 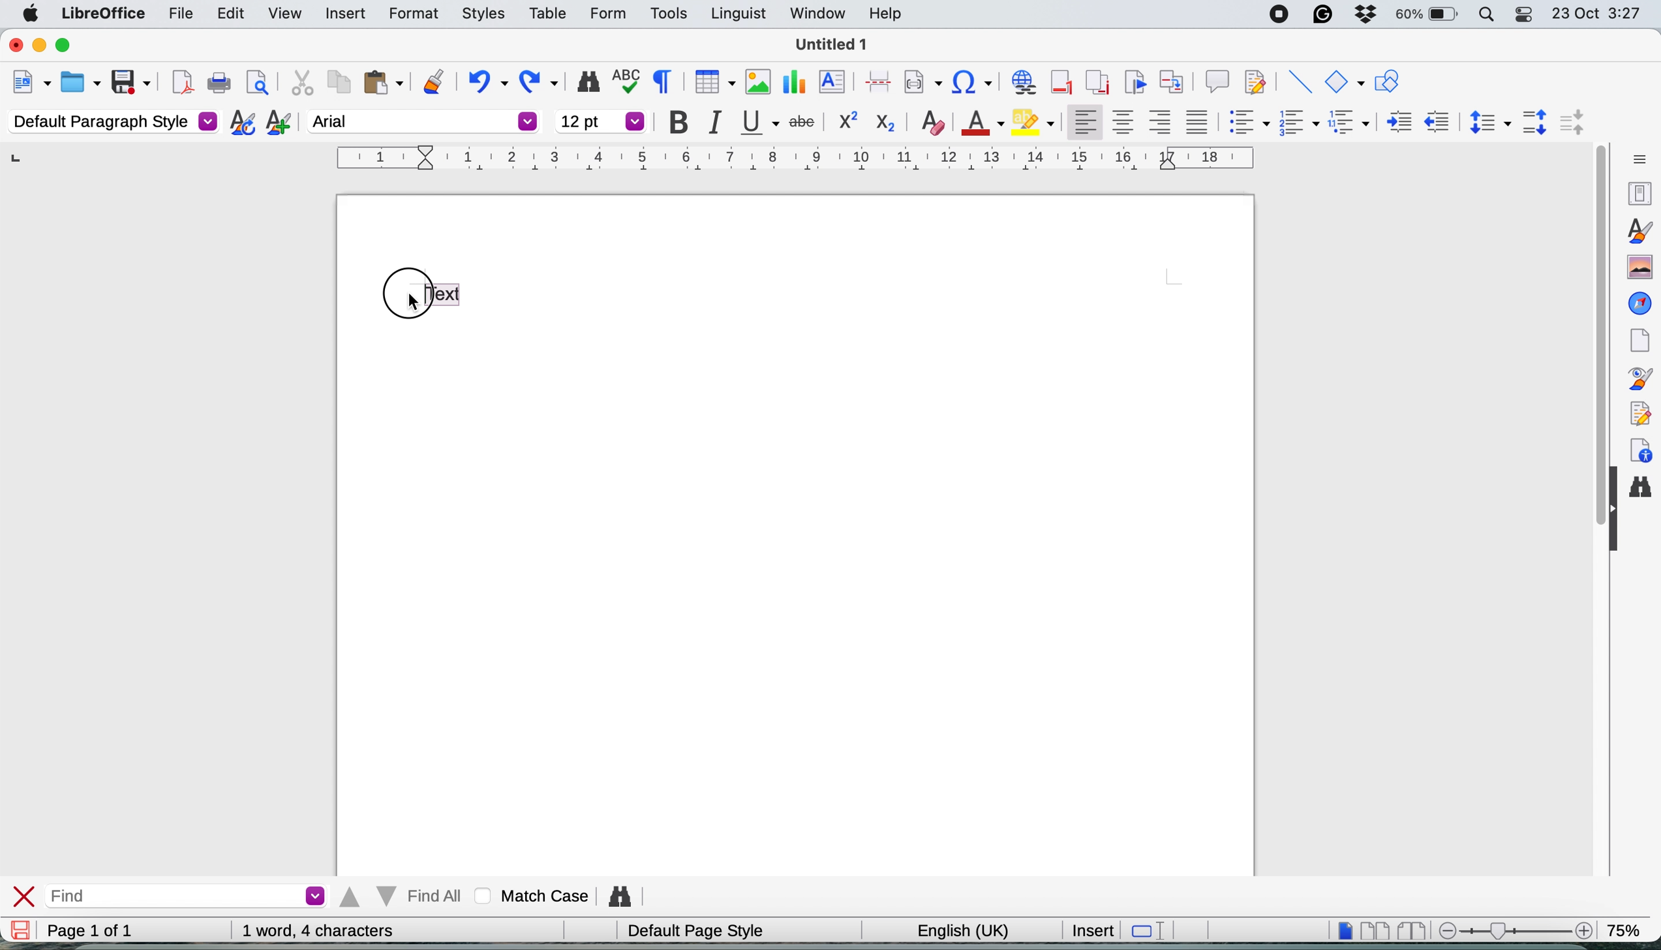 What do you see at coordinates (1386, 82) in the screenshot?
I see `show draw function` at bounding box center [1386, 82].